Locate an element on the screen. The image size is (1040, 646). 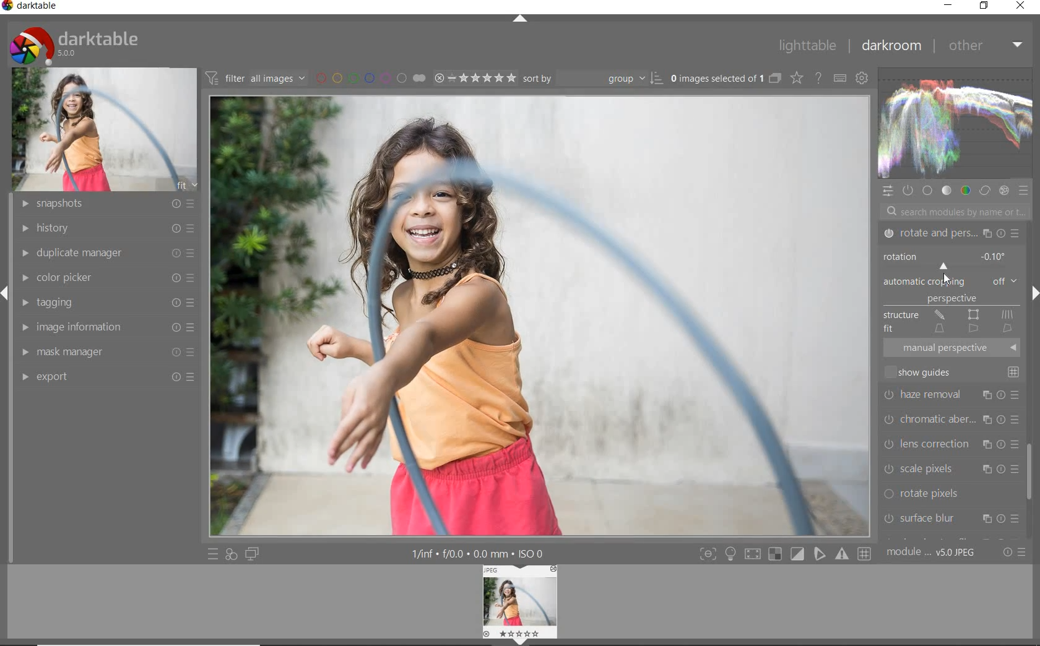
image preview is located at coordinates (522, 605).